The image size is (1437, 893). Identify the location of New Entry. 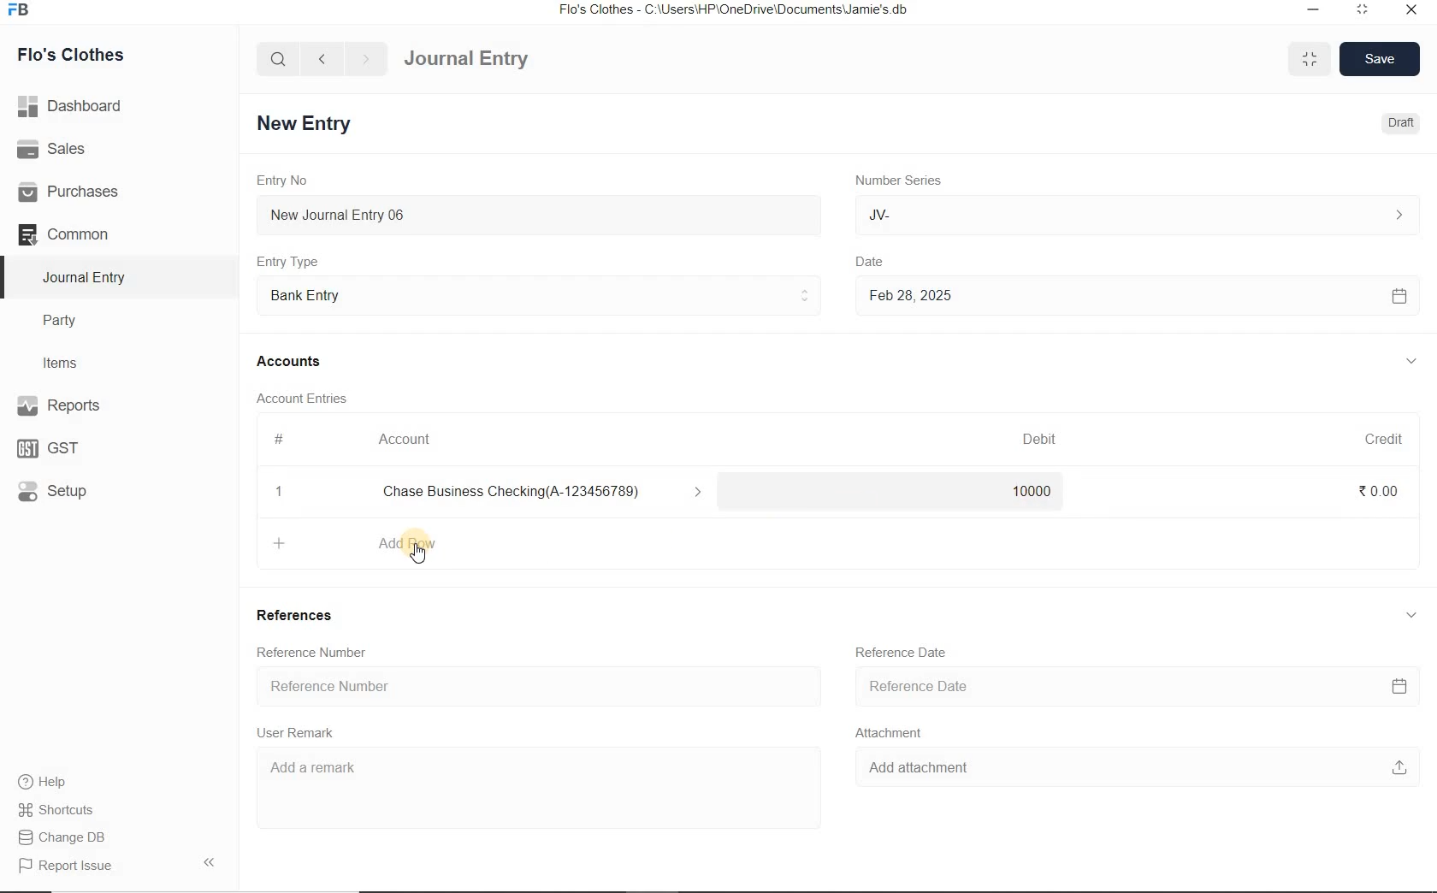
(307, 122).